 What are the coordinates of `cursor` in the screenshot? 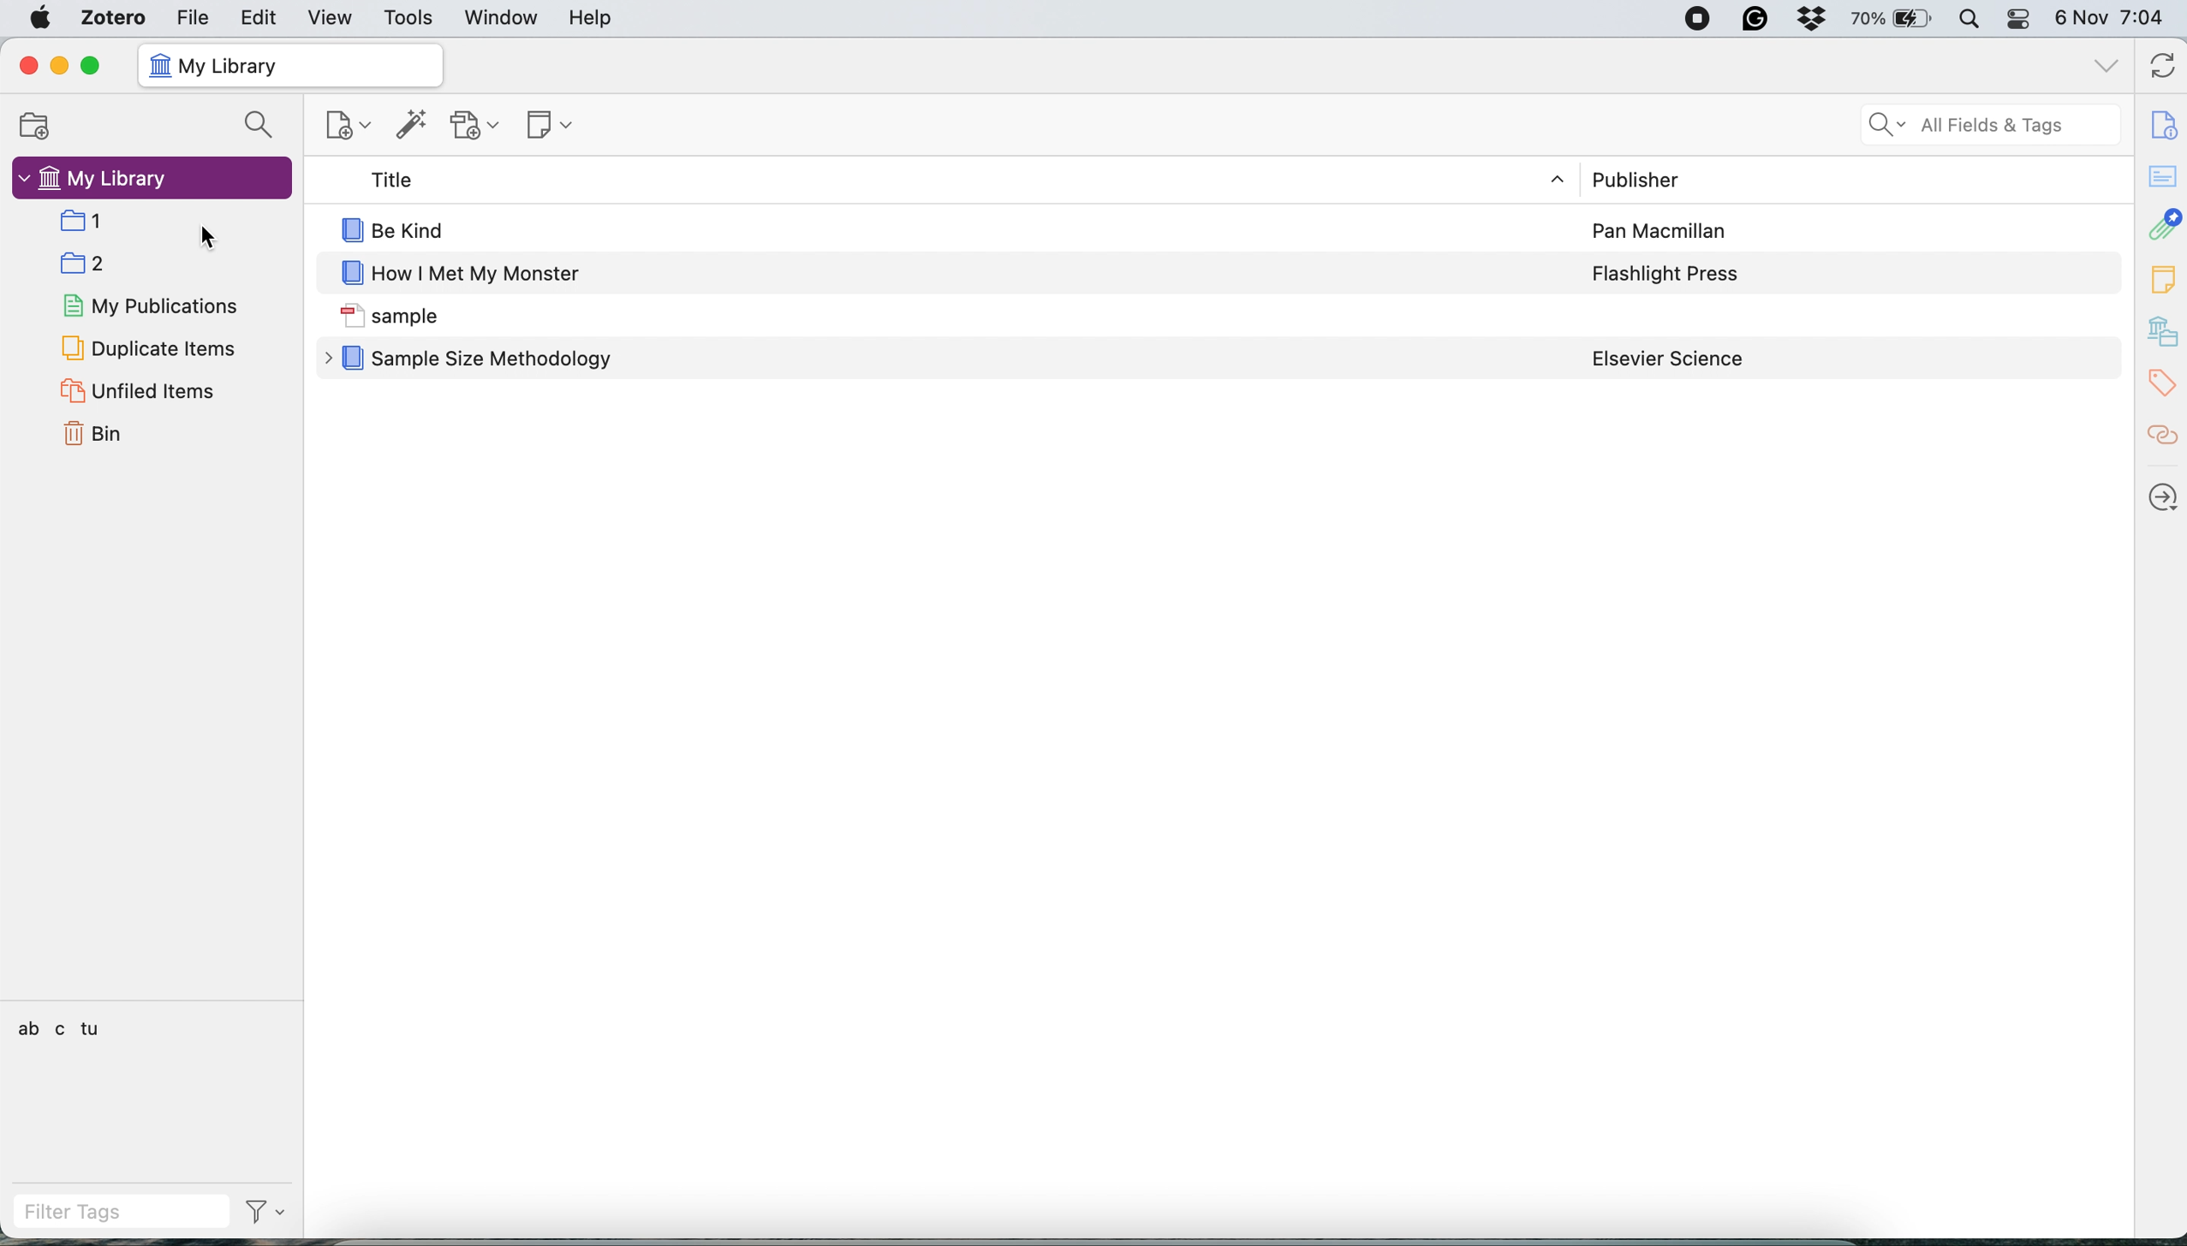 It's located at (207, 238).